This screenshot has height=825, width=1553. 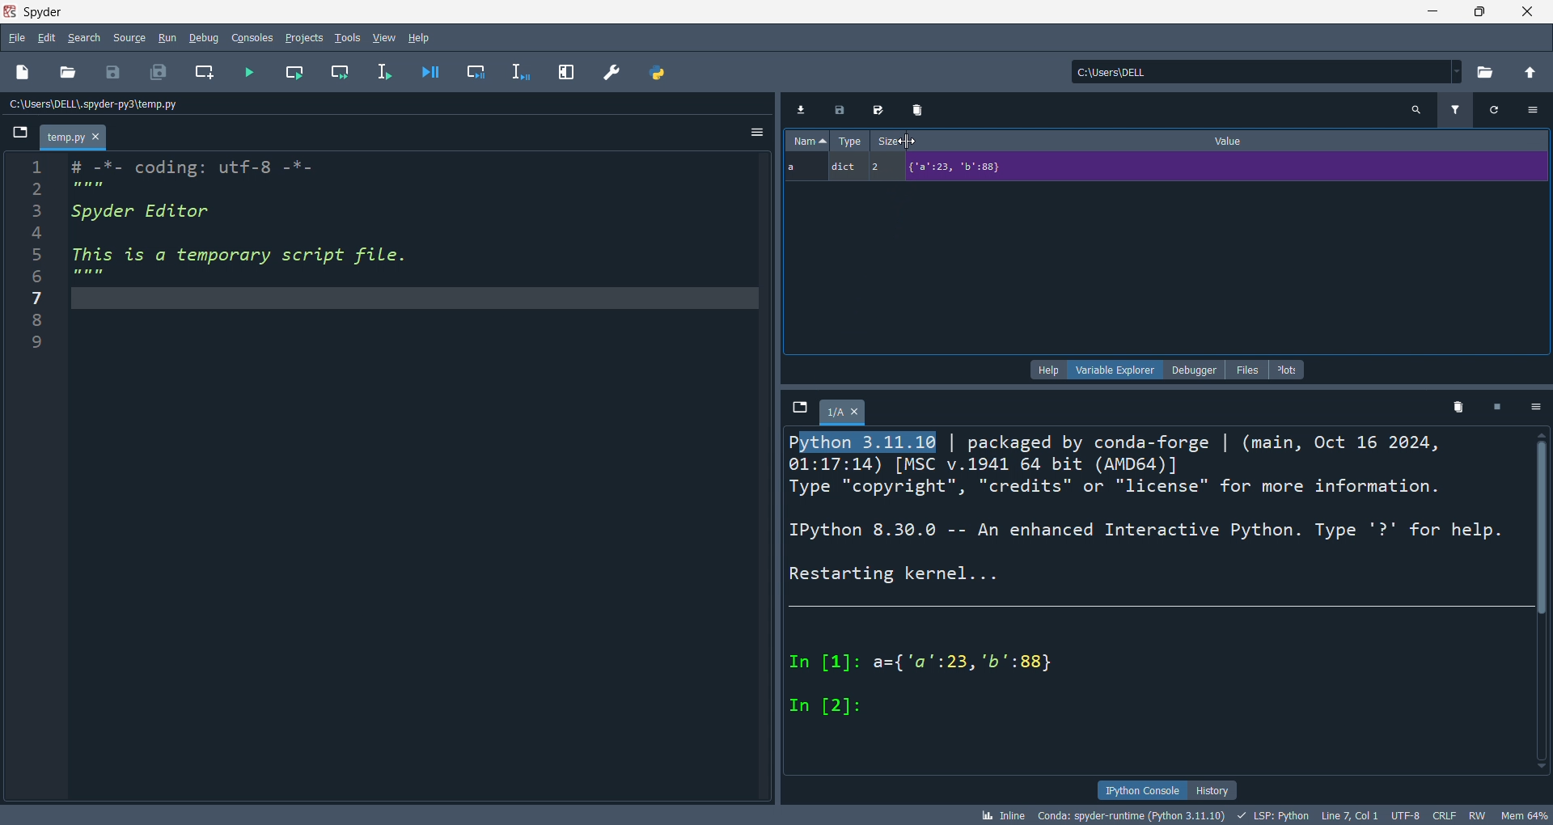 What do you see at coordinates (66, 74) in the screenshot?
I see `open file` at bounding box center [66, 74].